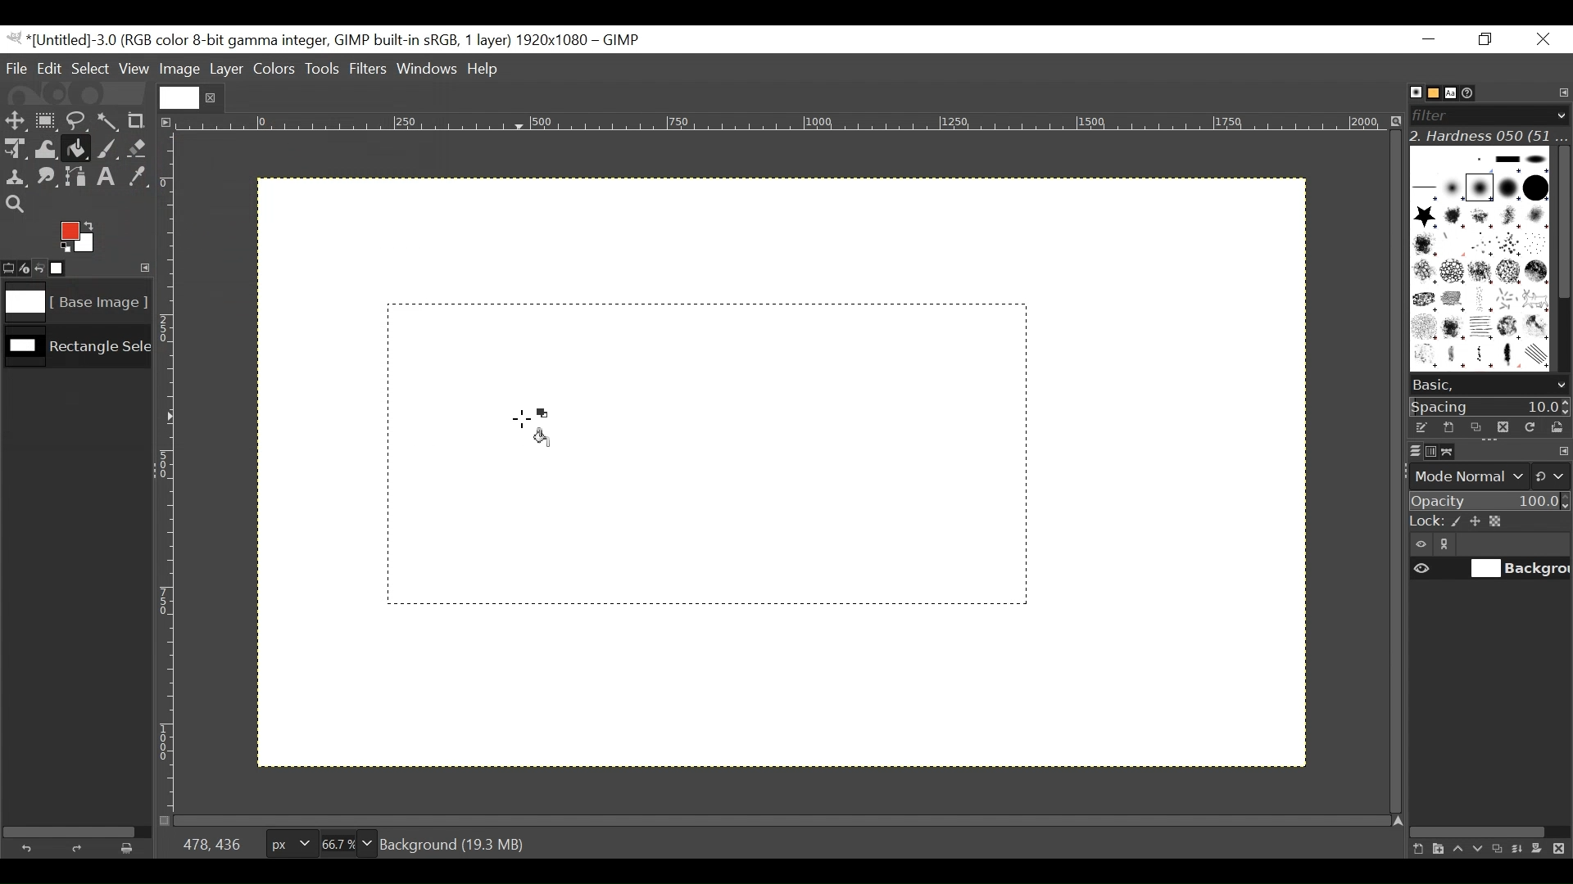 This screenshot has width=1573, height=884. Describe the element at coordinates (348, 841) in the screenshot. I see `Zoom factor` at that location.